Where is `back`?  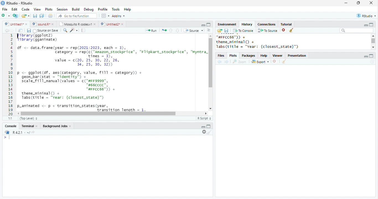 back is located at coordinates (219, 62).